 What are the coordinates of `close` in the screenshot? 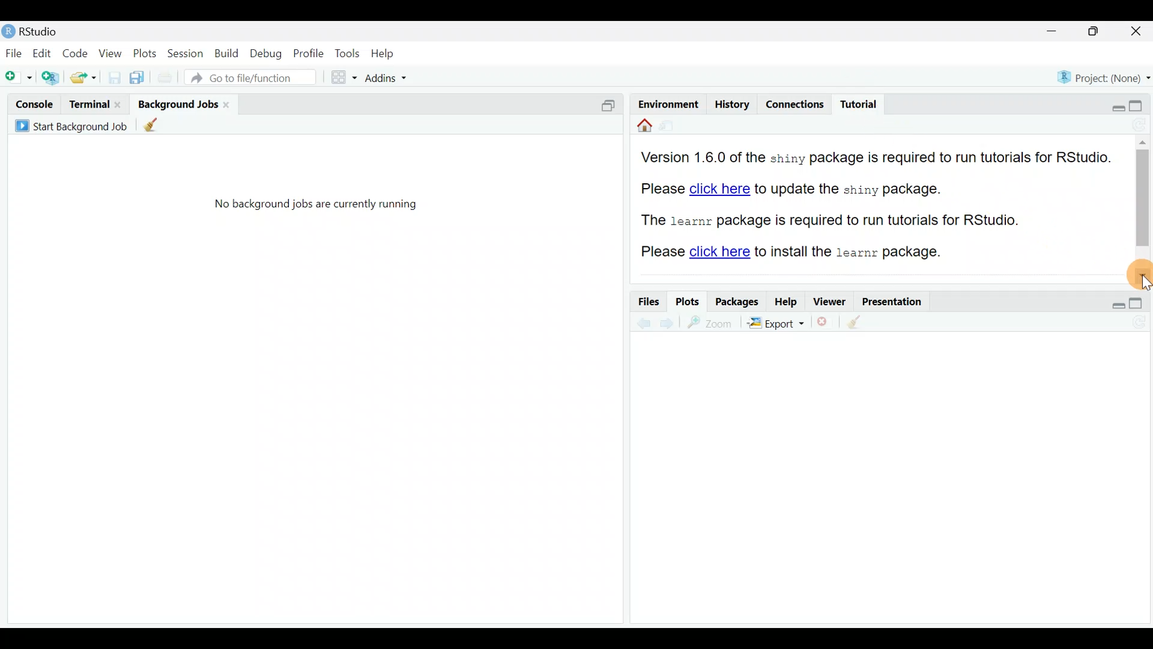 It's located at (228, 105).